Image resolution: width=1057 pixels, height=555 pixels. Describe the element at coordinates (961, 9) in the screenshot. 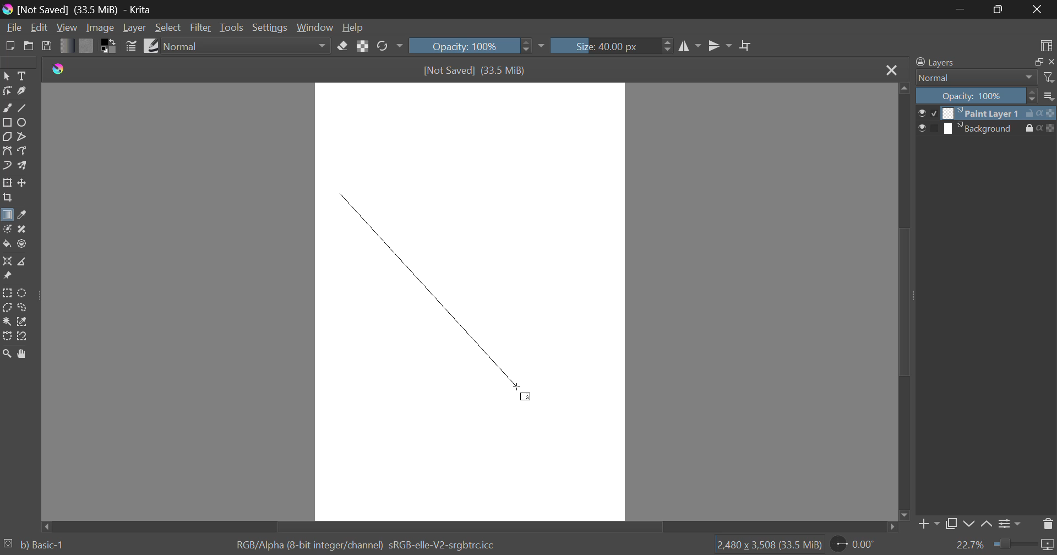

I see `Restore Down` at that location.